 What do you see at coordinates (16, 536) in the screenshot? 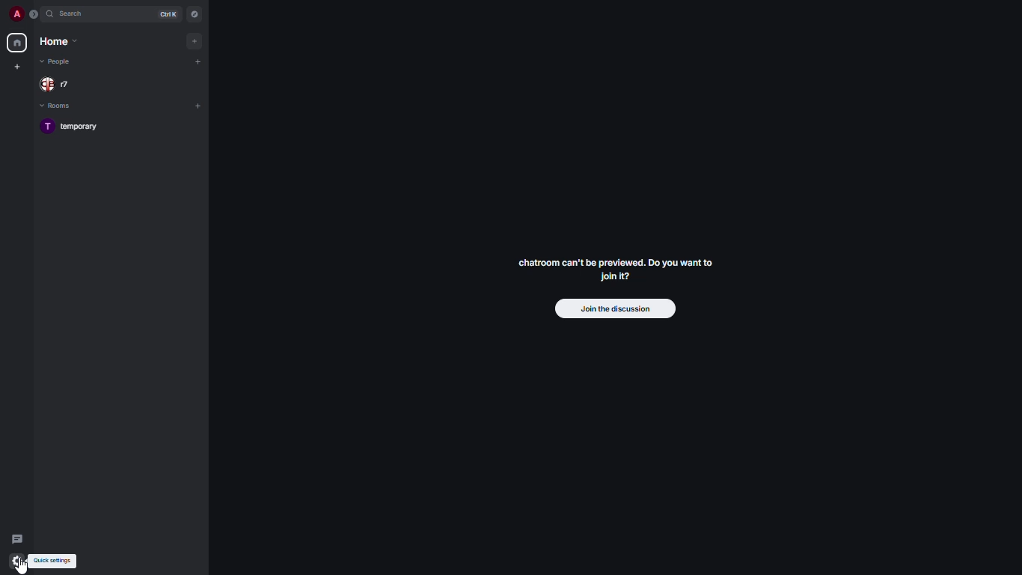
I see `threads` at bounding box center [16, 536].